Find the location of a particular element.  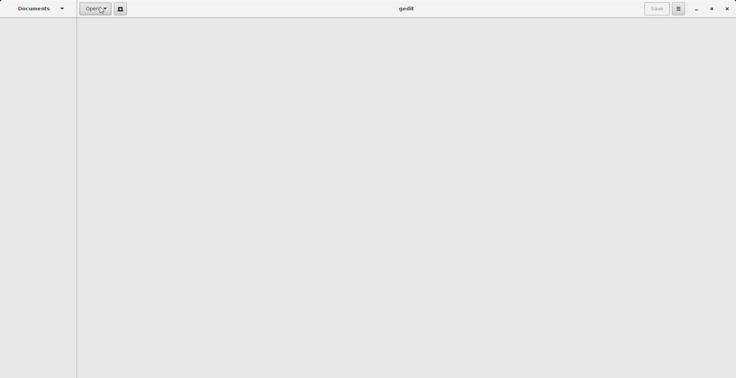

Minimize is located at coordinates (697, 11).